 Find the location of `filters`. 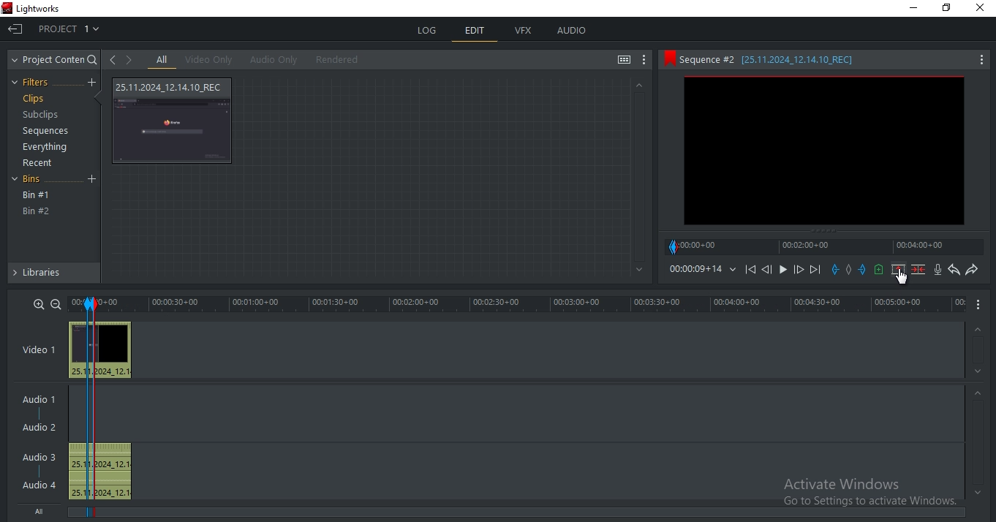

filters is located at coordinates (34, 83).